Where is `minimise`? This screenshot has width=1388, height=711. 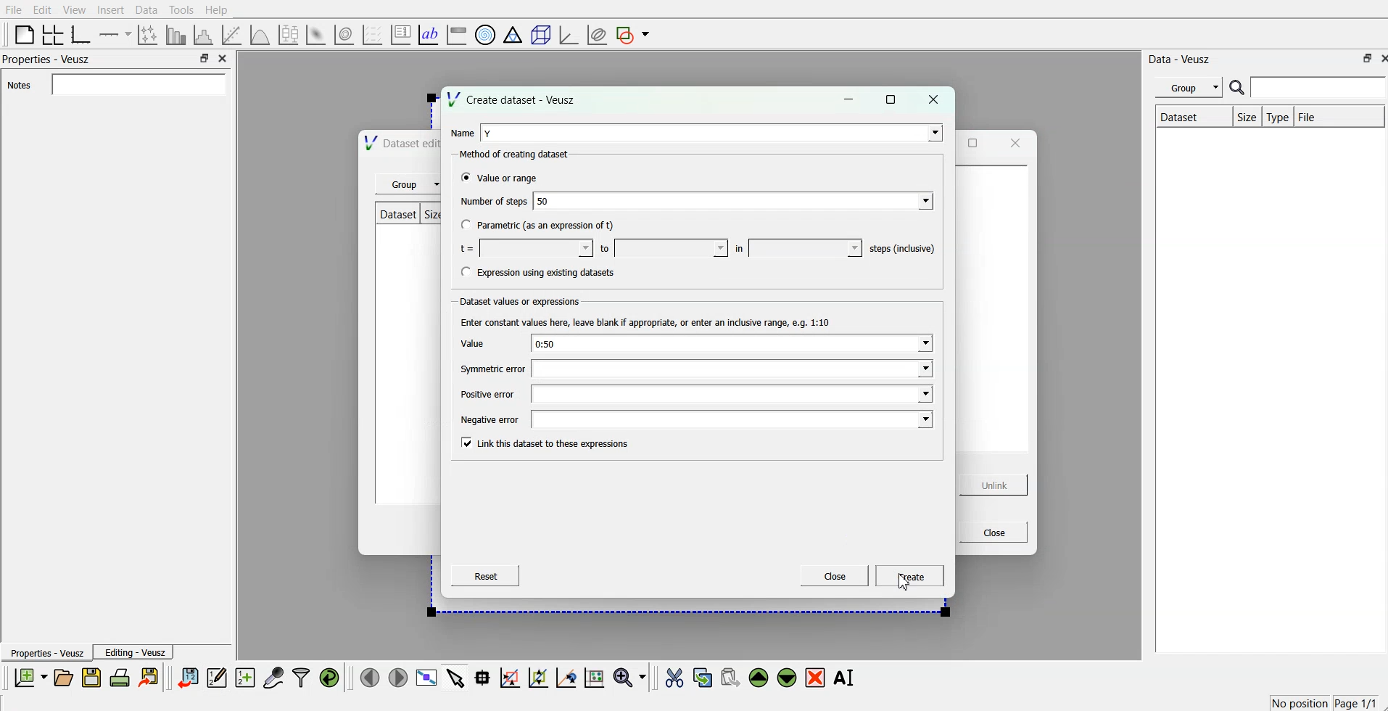
minimise is located at coordinates (204, 57).